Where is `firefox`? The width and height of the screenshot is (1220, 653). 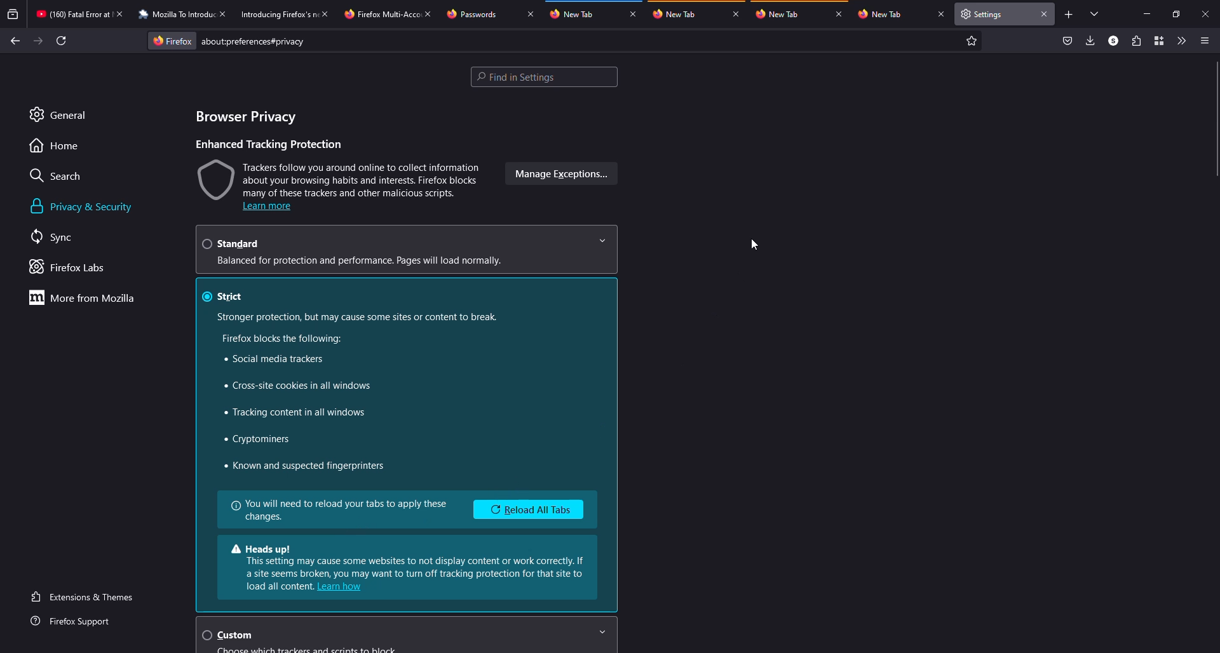 firefox is located at coordinates (172, 39).